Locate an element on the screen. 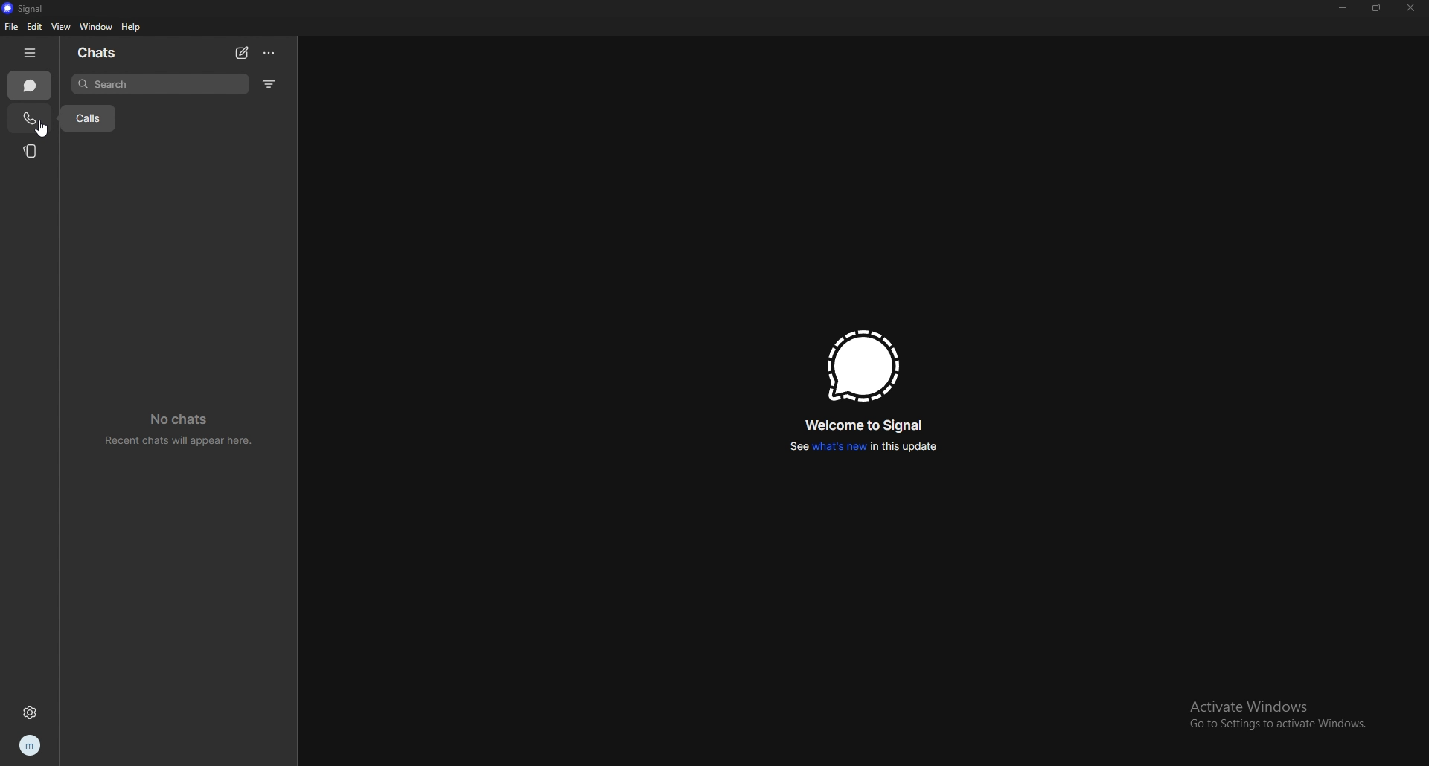  close is located at coordinates (1413, 7).